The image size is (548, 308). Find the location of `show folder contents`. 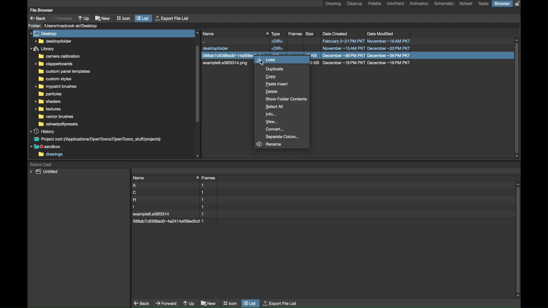

show folder contents is located at coordinates (286, 99).